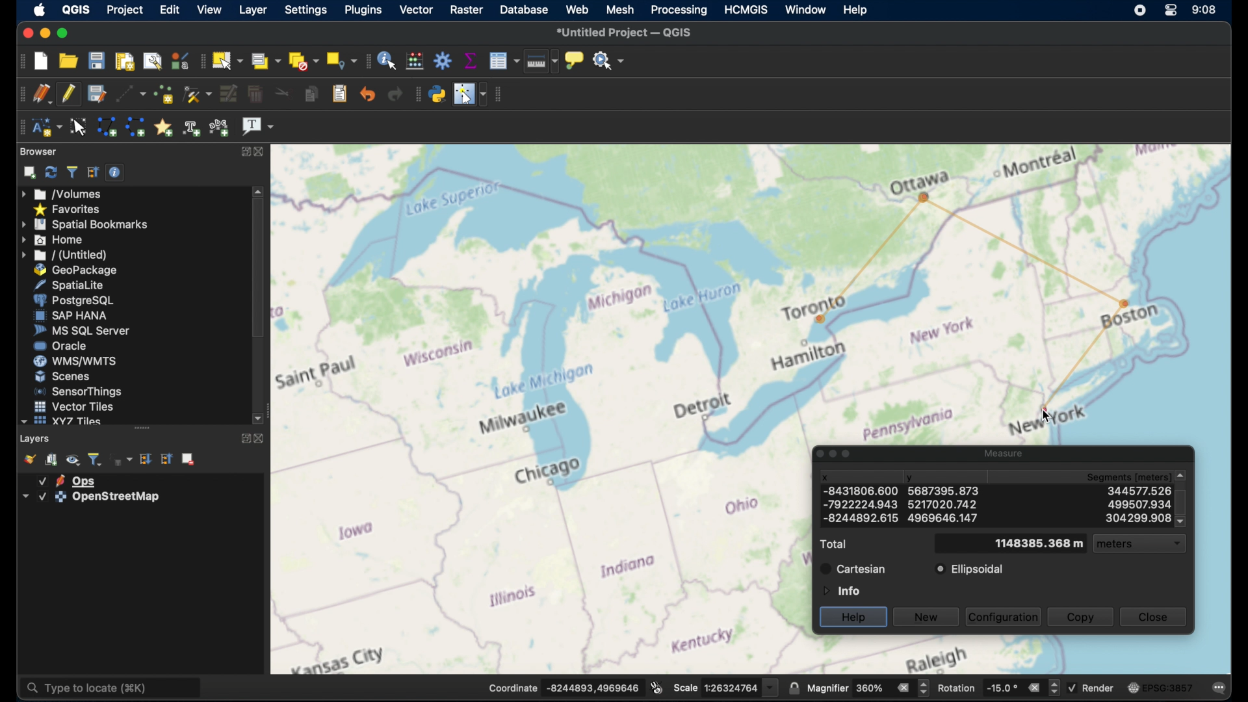  Describe the element at coordinates (203, 60) in the screenshot. I see `selection toolbar` at that location.